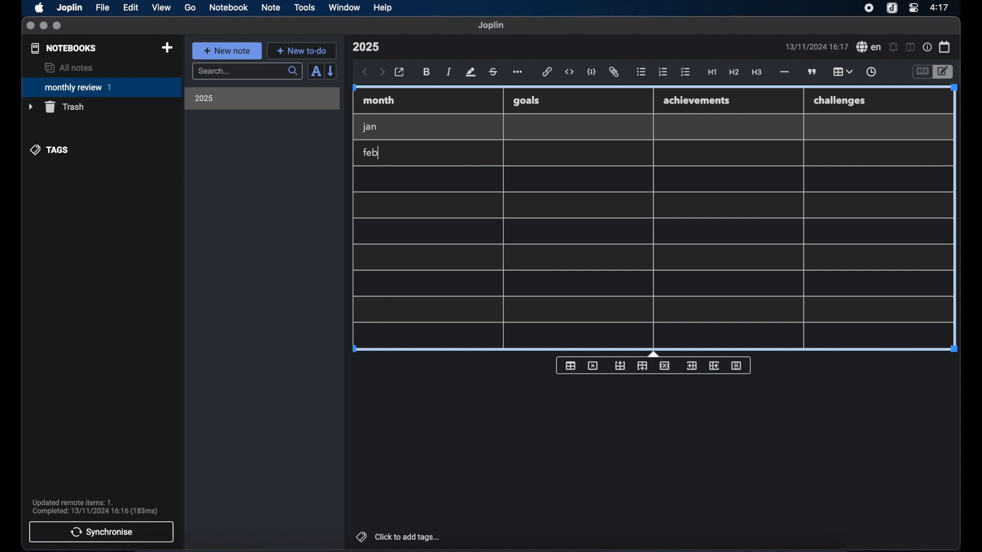 This screenshot has width=982, height=552. I want to click on insert row before, so click(620, 366).